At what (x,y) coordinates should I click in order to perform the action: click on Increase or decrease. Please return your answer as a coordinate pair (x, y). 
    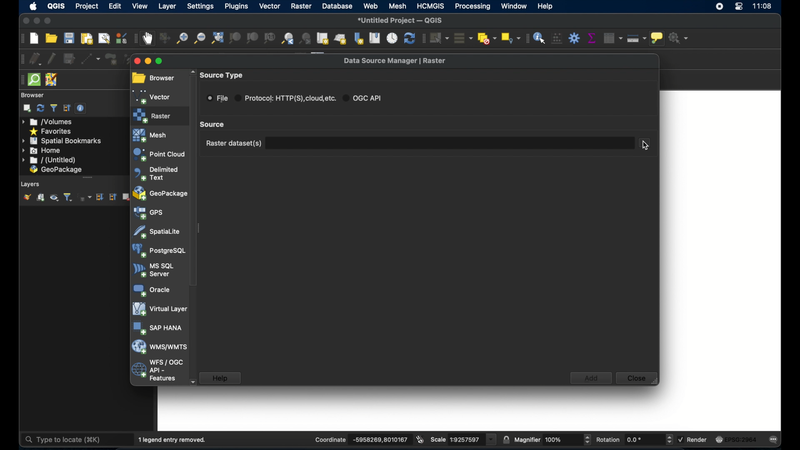
    Looking at the image, I should click on (669, 440).